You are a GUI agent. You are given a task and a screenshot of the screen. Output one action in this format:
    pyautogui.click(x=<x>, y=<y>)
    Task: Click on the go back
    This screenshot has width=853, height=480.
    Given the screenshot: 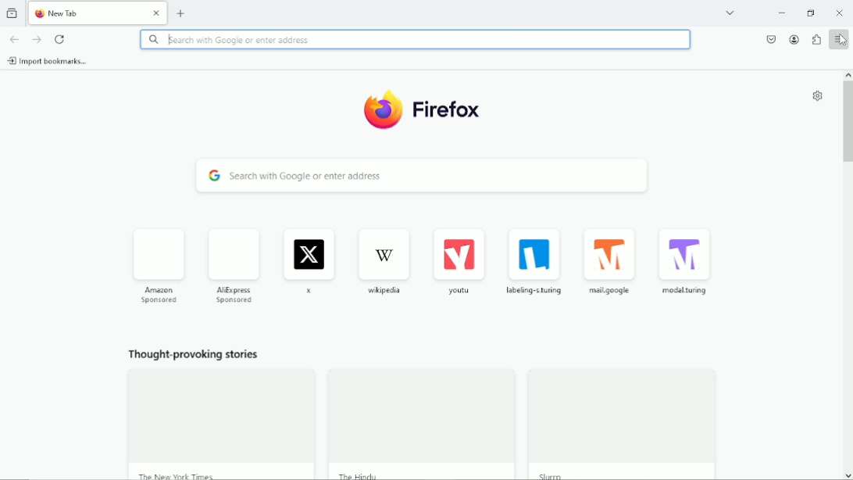 What is the action you would take?
    pyautogui.click(x=15, y=39)
    